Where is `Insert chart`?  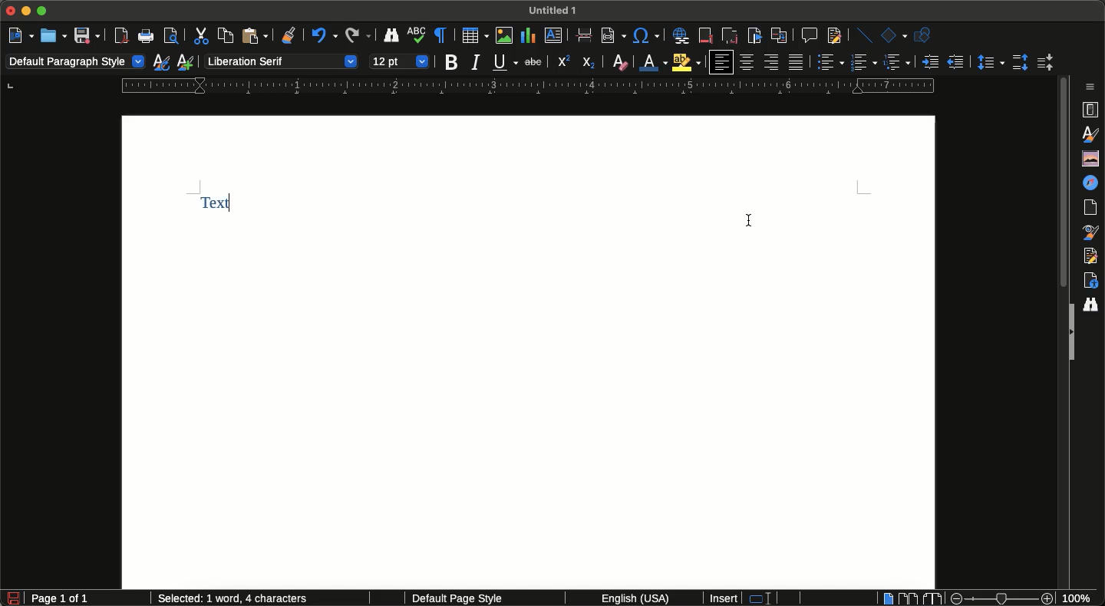
Insert chart is located at coordinates (528, 35).